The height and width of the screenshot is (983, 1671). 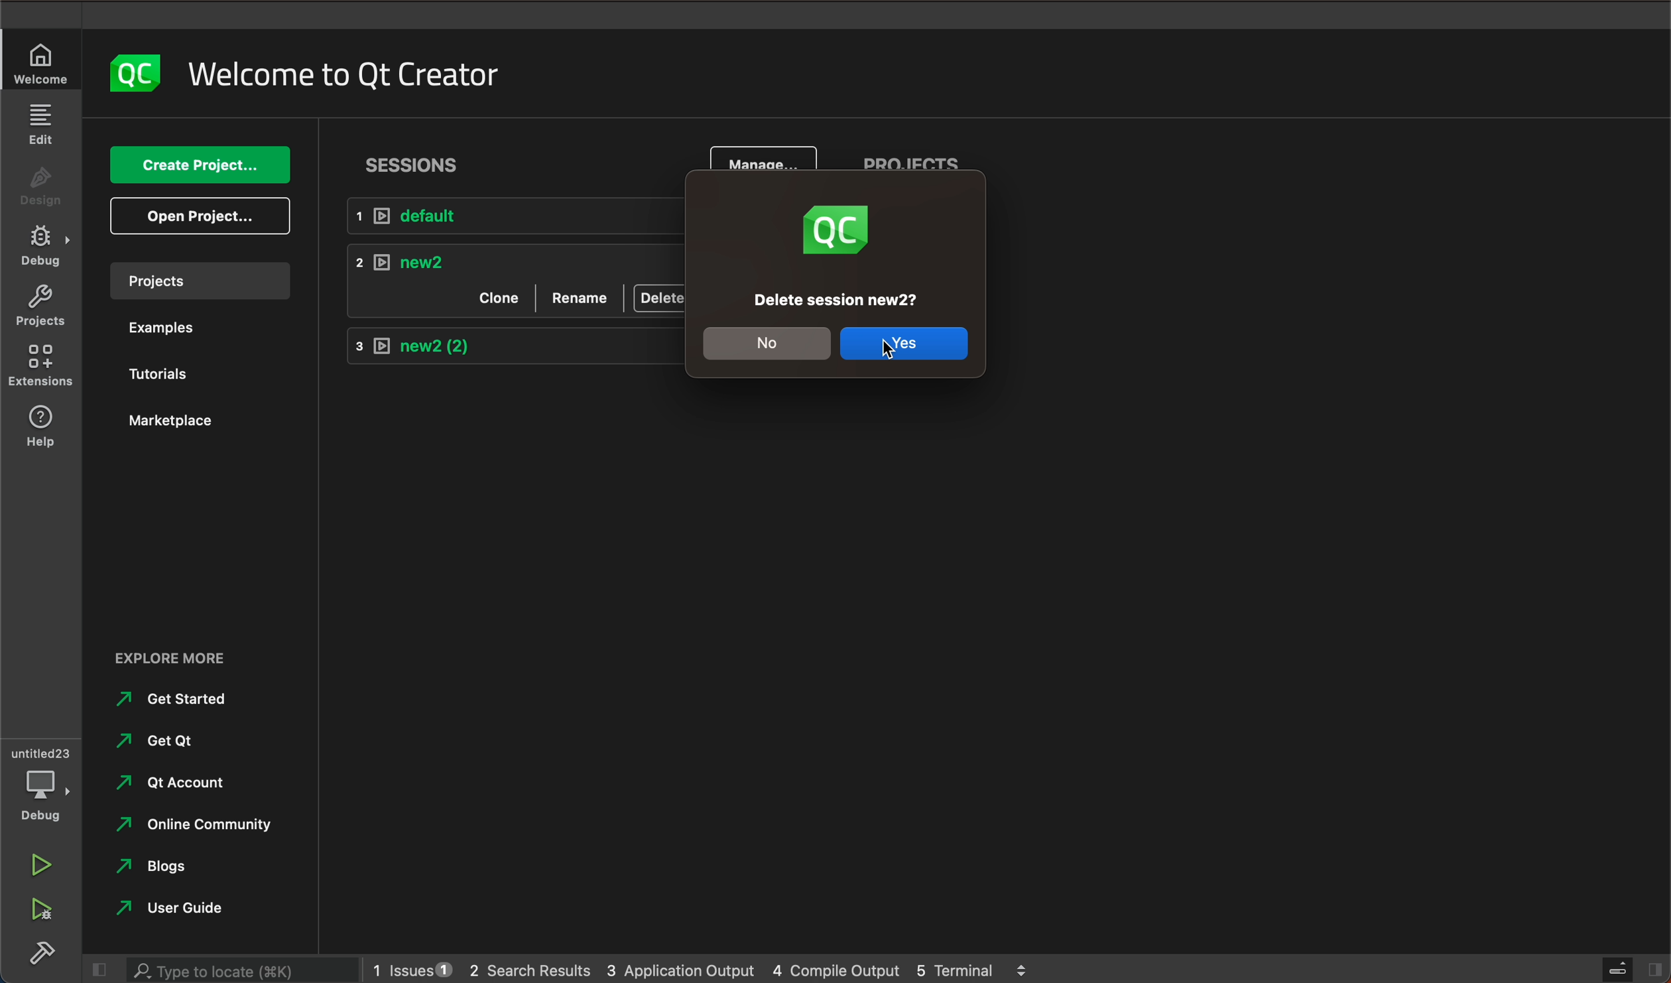 What do you see at coordinates (187, 328) in the screenshot?
I see `examples` at bounding box center [187, 328].